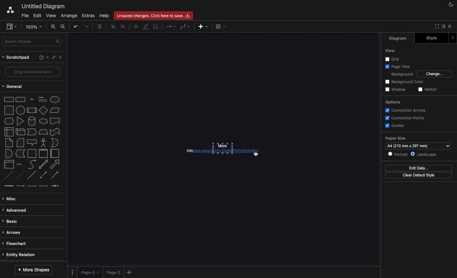 This screenshot has height=278, width=457. What do you see at coordinates (43, 164) in the screenshot?
I see `bidirectional arrow` at bounding box center [43, 164].